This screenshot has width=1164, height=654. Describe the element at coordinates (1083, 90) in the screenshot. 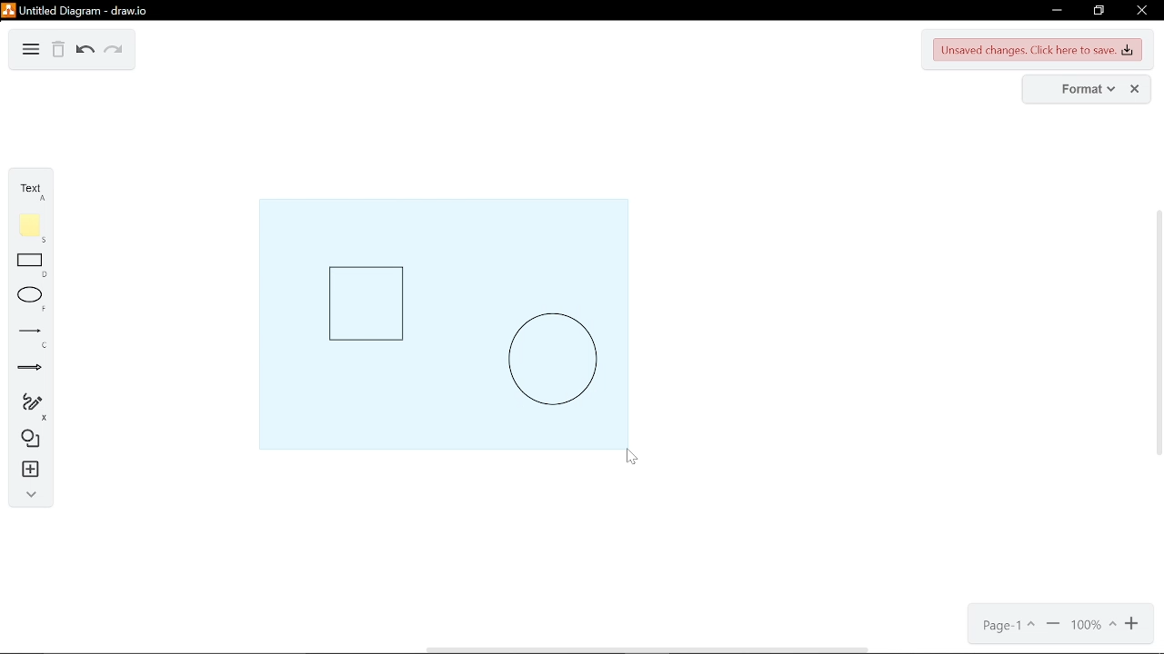

I see `format` at that location.